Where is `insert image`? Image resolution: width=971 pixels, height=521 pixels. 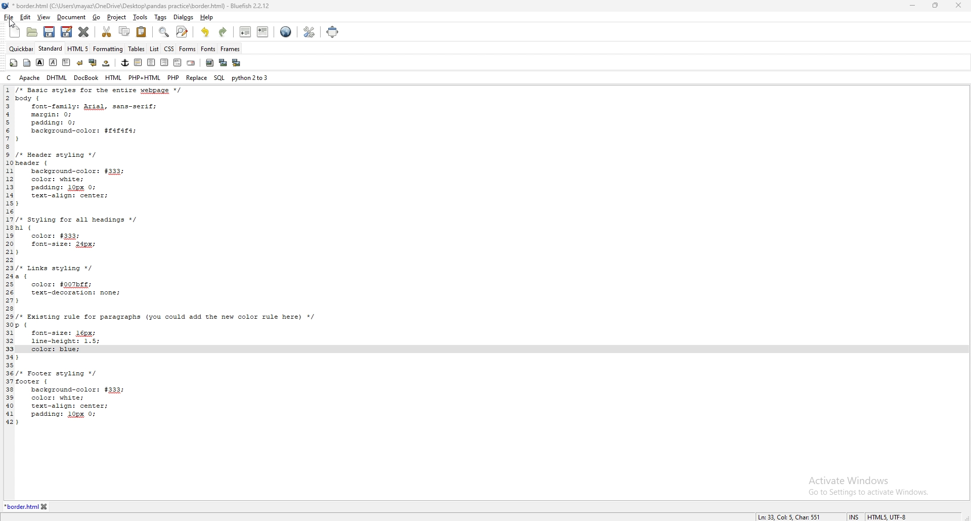 insert image is located at coordinates (210, 63).